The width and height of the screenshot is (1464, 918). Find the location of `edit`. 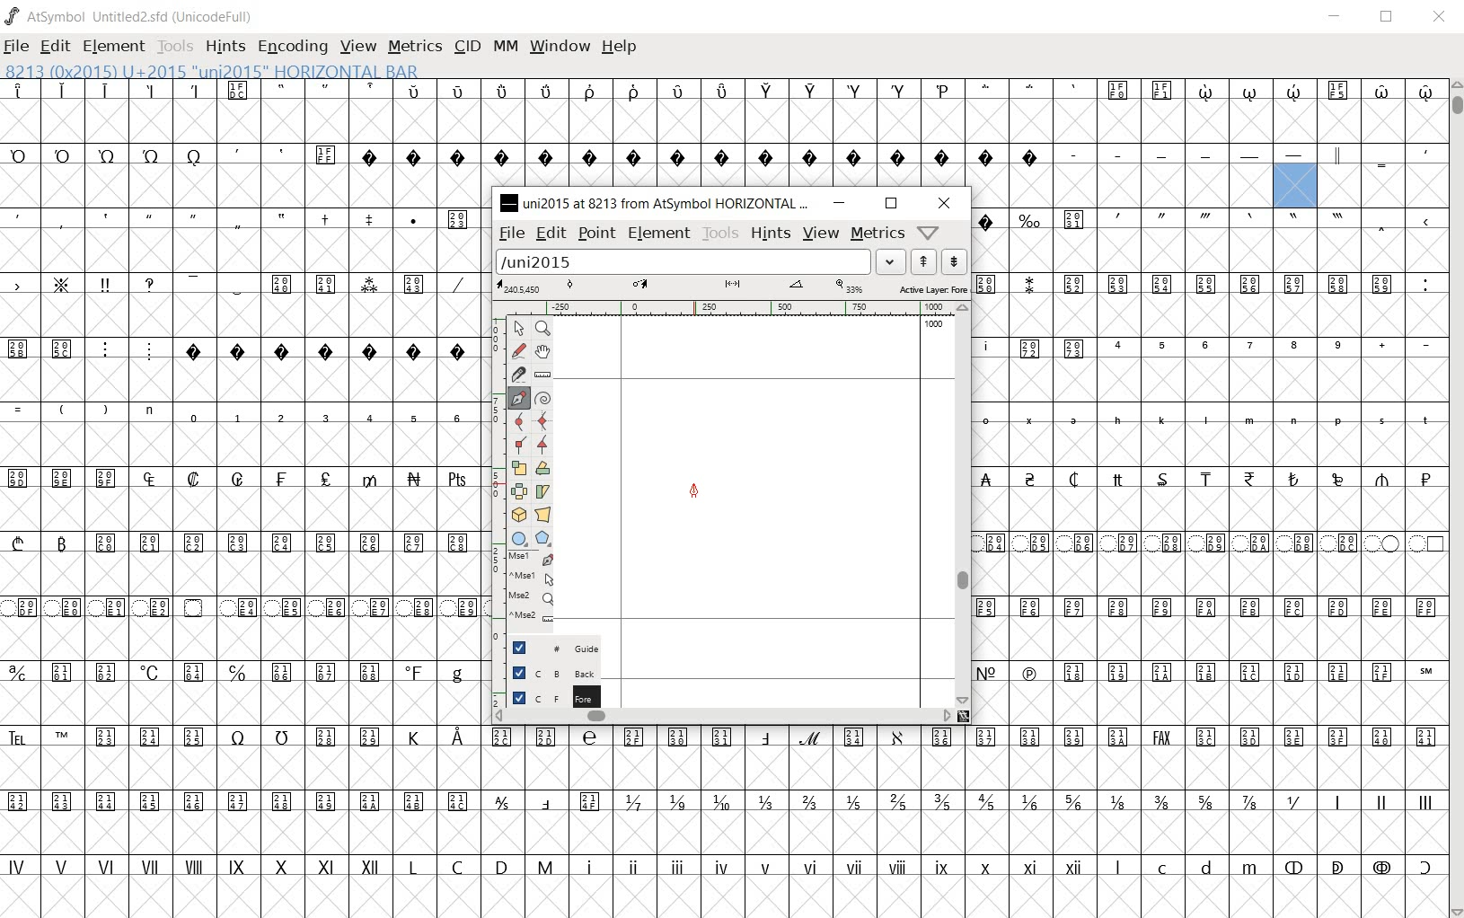

edit is located at coordinates (551, 234).